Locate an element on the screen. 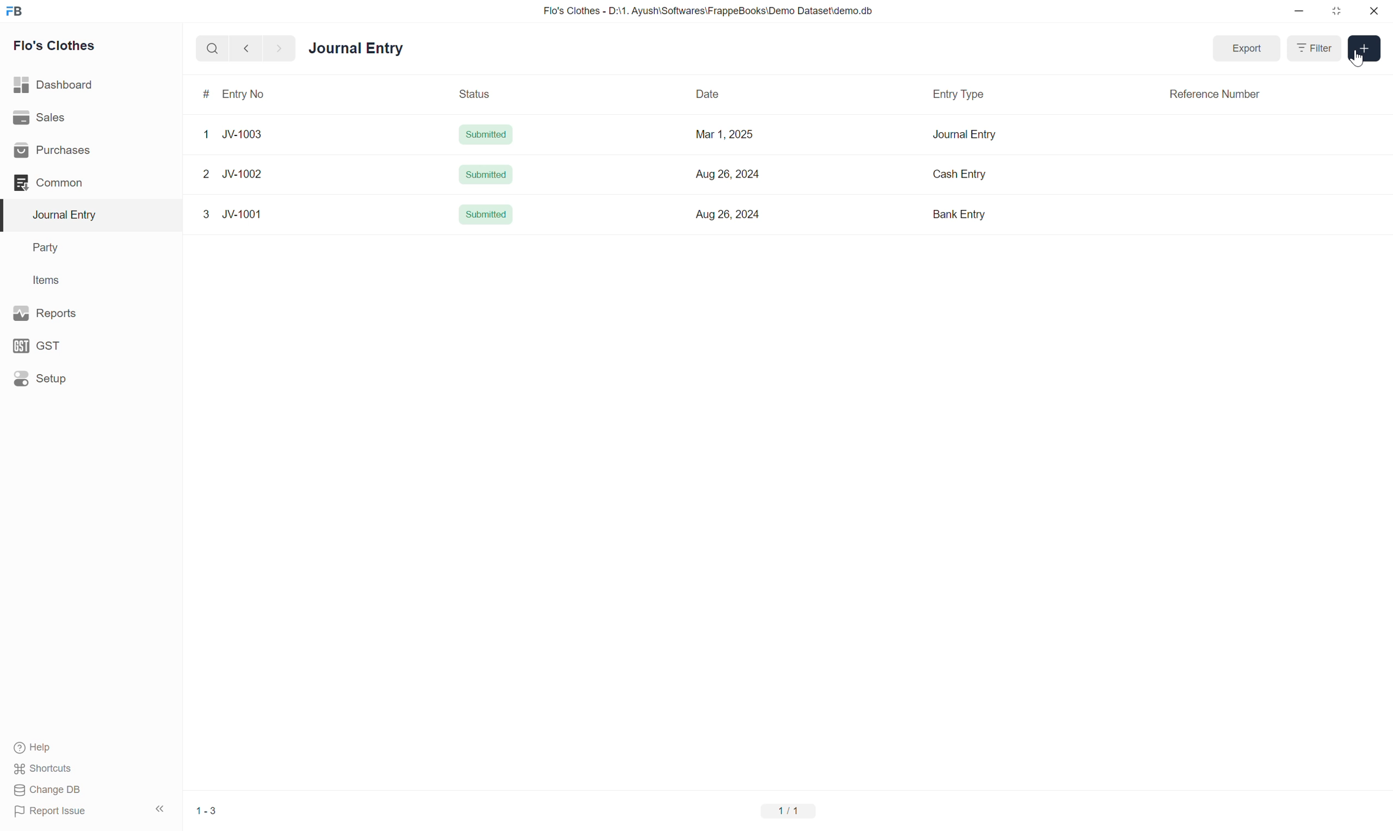 The image size is (1393, 831). resize is located at coordinates (1335, 11).